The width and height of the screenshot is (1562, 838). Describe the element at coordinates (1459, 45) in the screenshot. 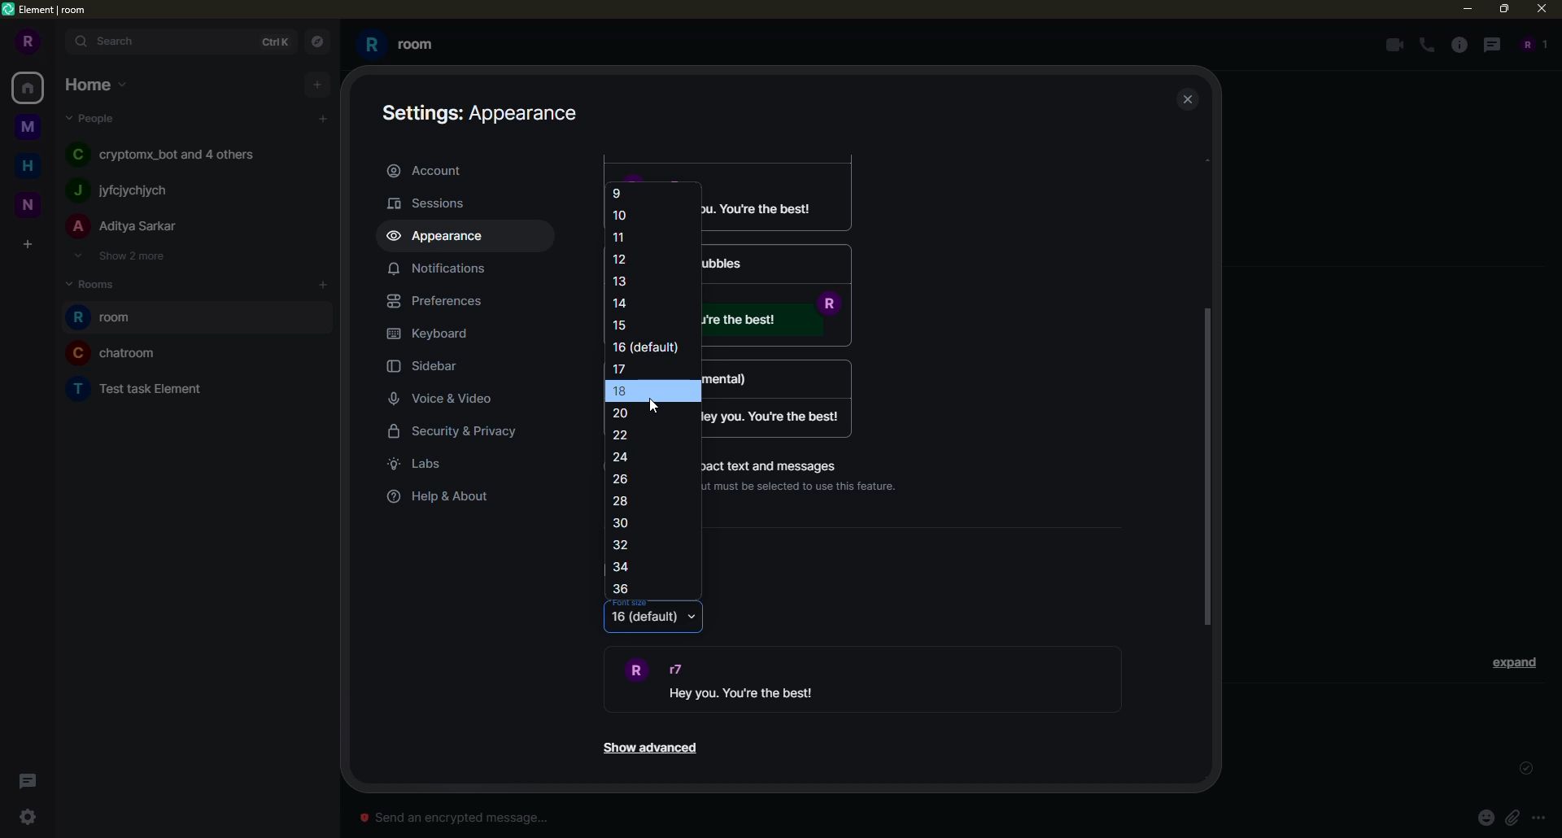

I see `info` at that location.